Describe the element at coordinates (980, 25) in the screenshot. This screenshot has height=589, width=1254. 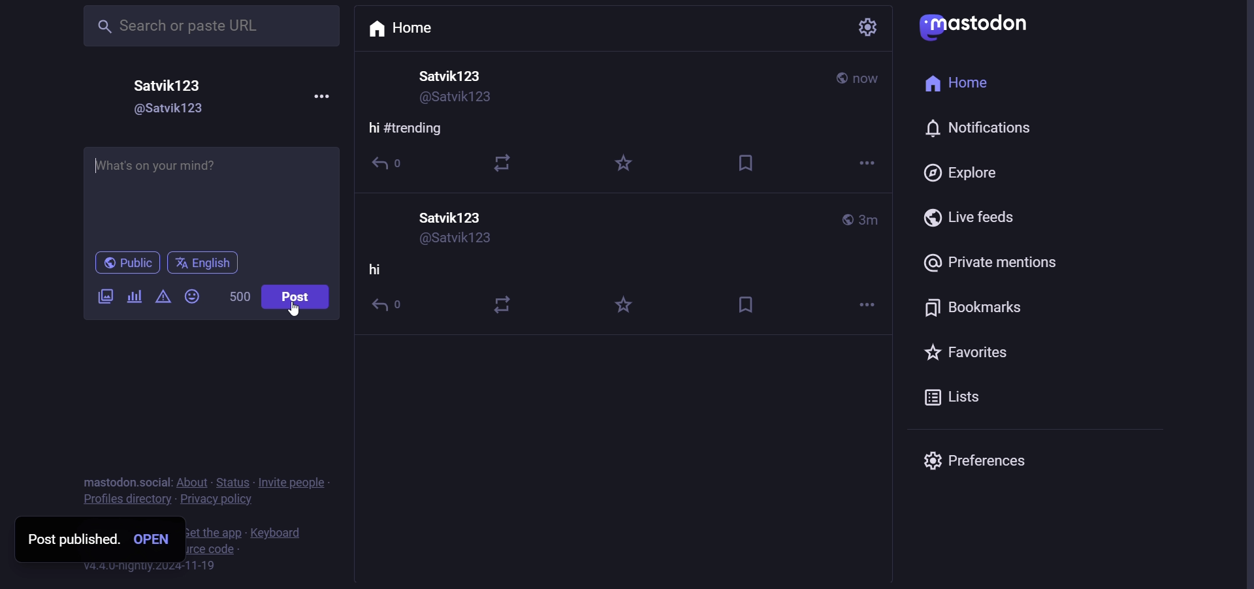
I see `mastodon` at that location.